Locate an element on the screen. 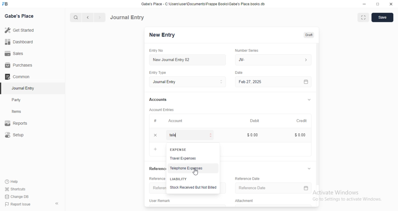 This screenshot has width=398, height=211. Hide is located at coordinates (308, 169).